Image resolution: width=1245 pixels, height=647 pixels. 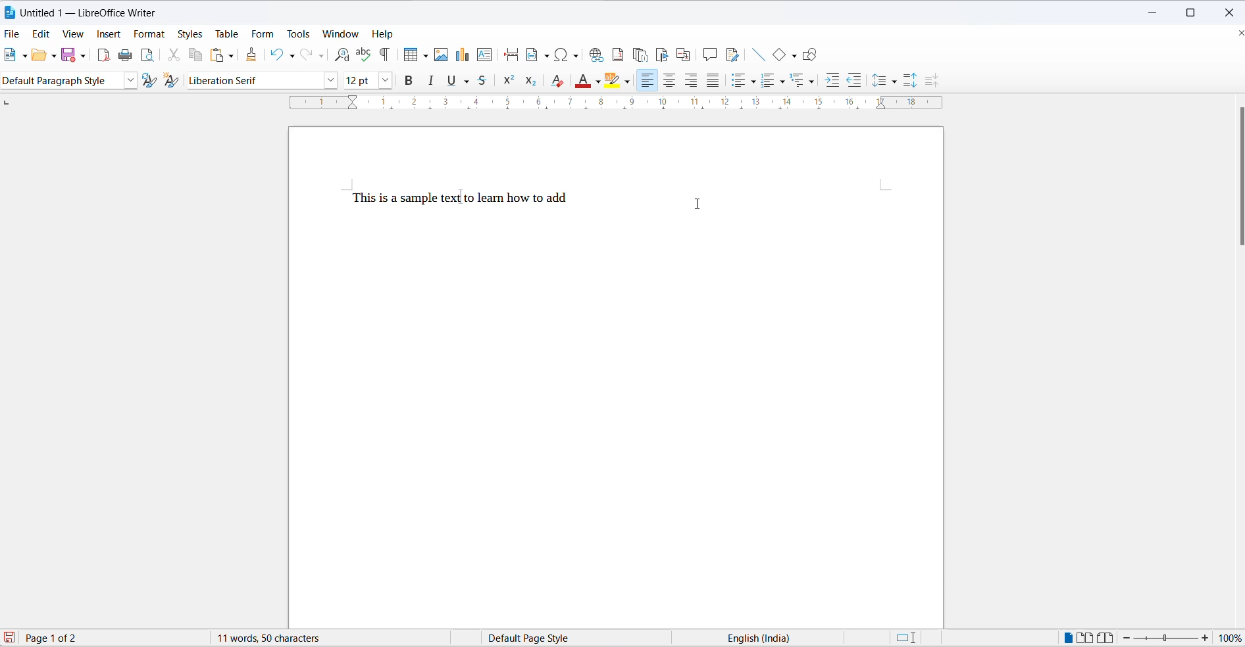 What do you see at coordinates (791, 54) in the screenshot?
I see `basic shapes options` at bounding box center [791, 54].